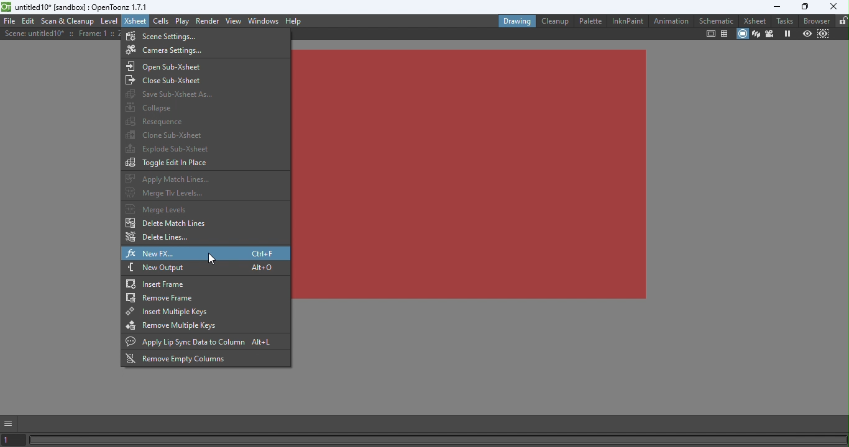 The image size is (849, 447). Describe the element at coordinates (205, 268) in the screenshot. I see `New output` at that location.